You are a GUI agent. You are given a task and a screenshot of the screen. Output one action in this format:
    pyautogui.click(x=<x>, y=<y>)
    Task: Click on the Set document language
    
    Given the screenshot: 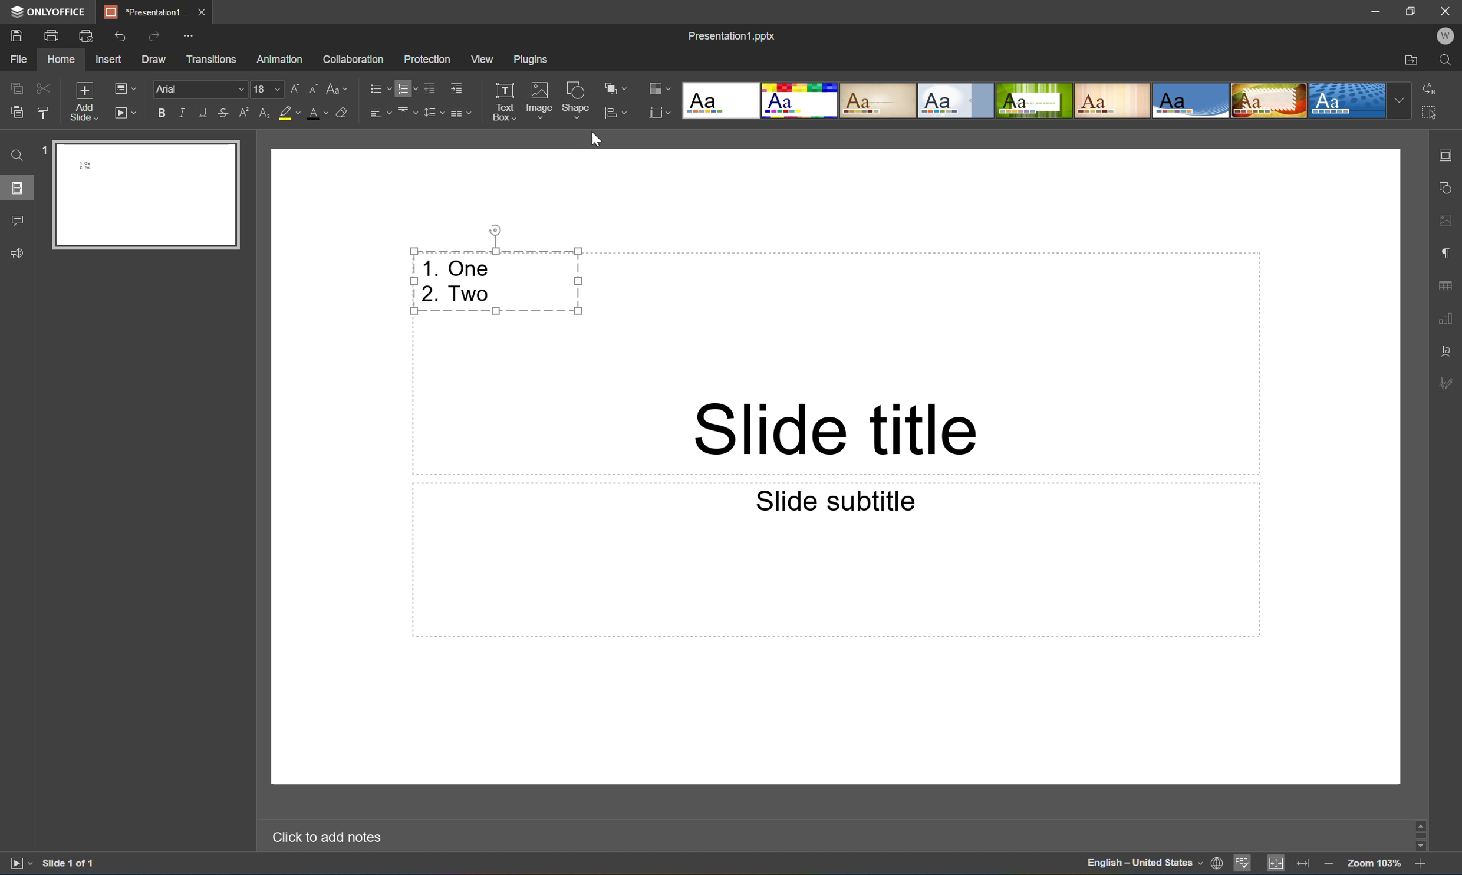 What is the action you would take?
    pyautogui.click(x=1216, y=864)
    